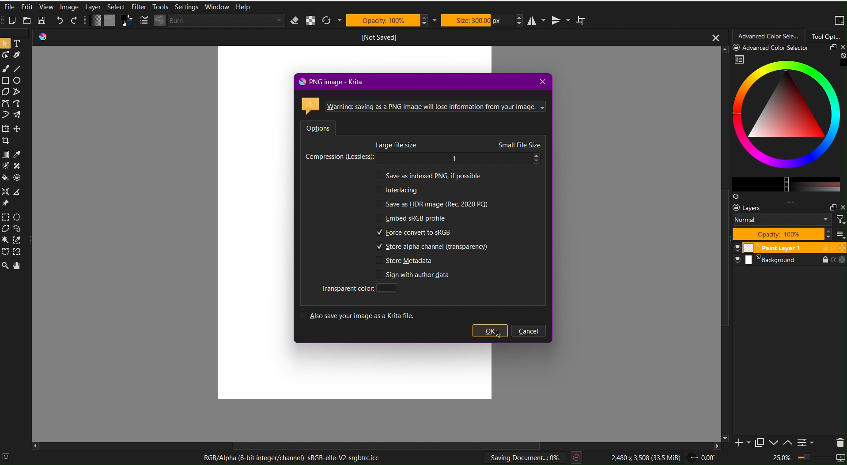  What do you see at coordinates (775, 442) in the screenshot?
I see `Slide Options` at bounding box center [775, 442].